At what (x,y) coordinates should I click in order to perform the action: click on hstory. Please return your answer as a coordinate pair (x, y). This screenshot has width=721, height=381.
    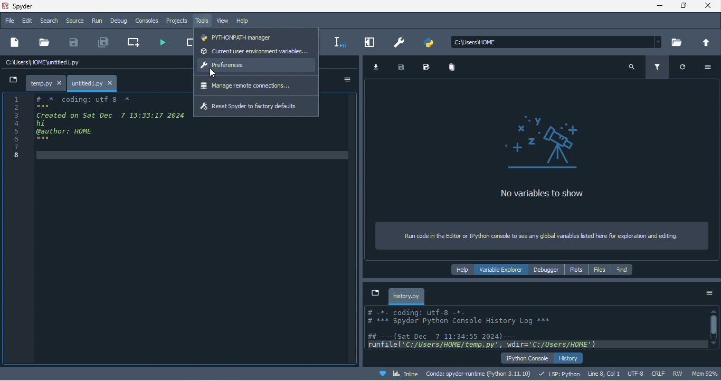
    Looking at the image, I should click on (570, 358).